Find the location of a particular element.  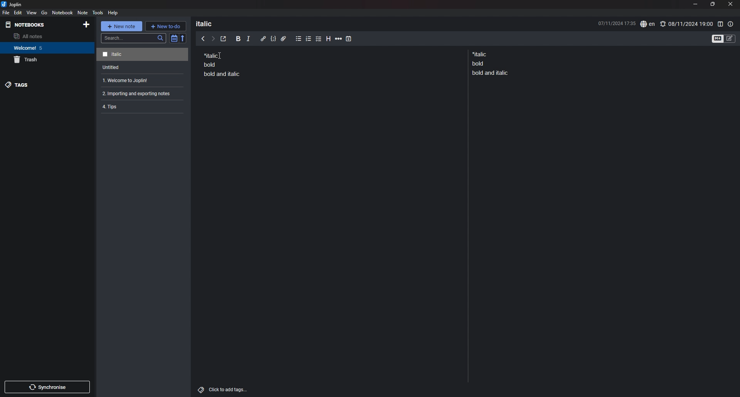

notebook is located at coordinates (63, 12).